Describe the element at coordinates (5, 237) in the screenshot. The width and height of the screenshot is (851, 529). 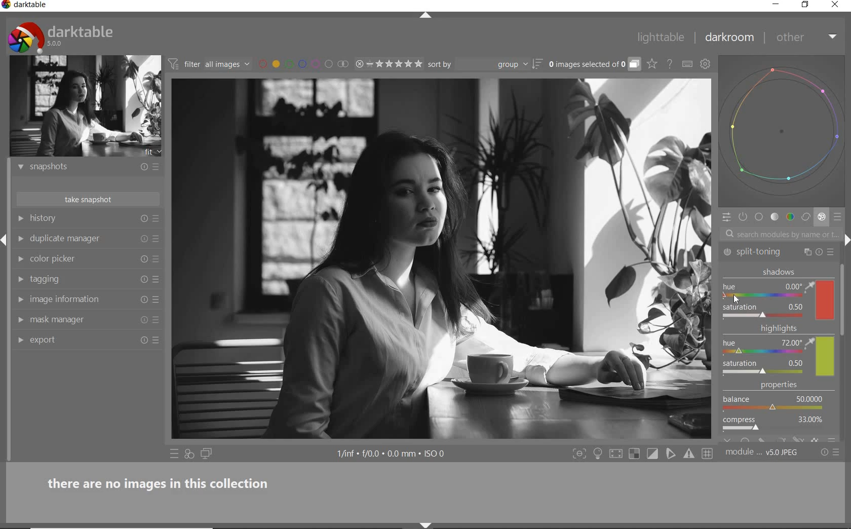
I see `Expand/Collapse` at that location.